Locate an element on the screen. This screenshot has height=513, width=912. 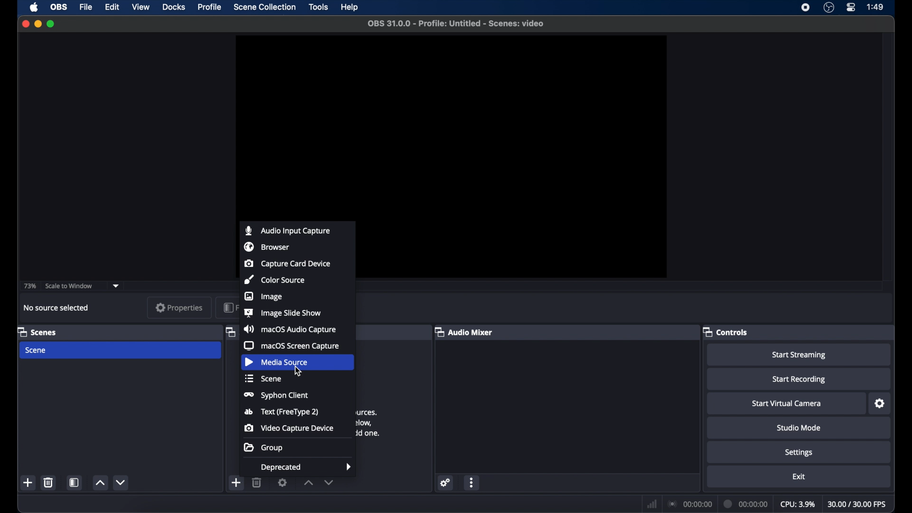
edit is located at coordinates (112, 7).